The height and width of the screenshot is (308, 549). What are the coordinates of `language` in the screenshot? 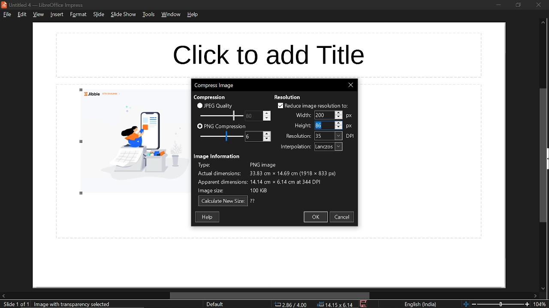 It's located at (421, 305).